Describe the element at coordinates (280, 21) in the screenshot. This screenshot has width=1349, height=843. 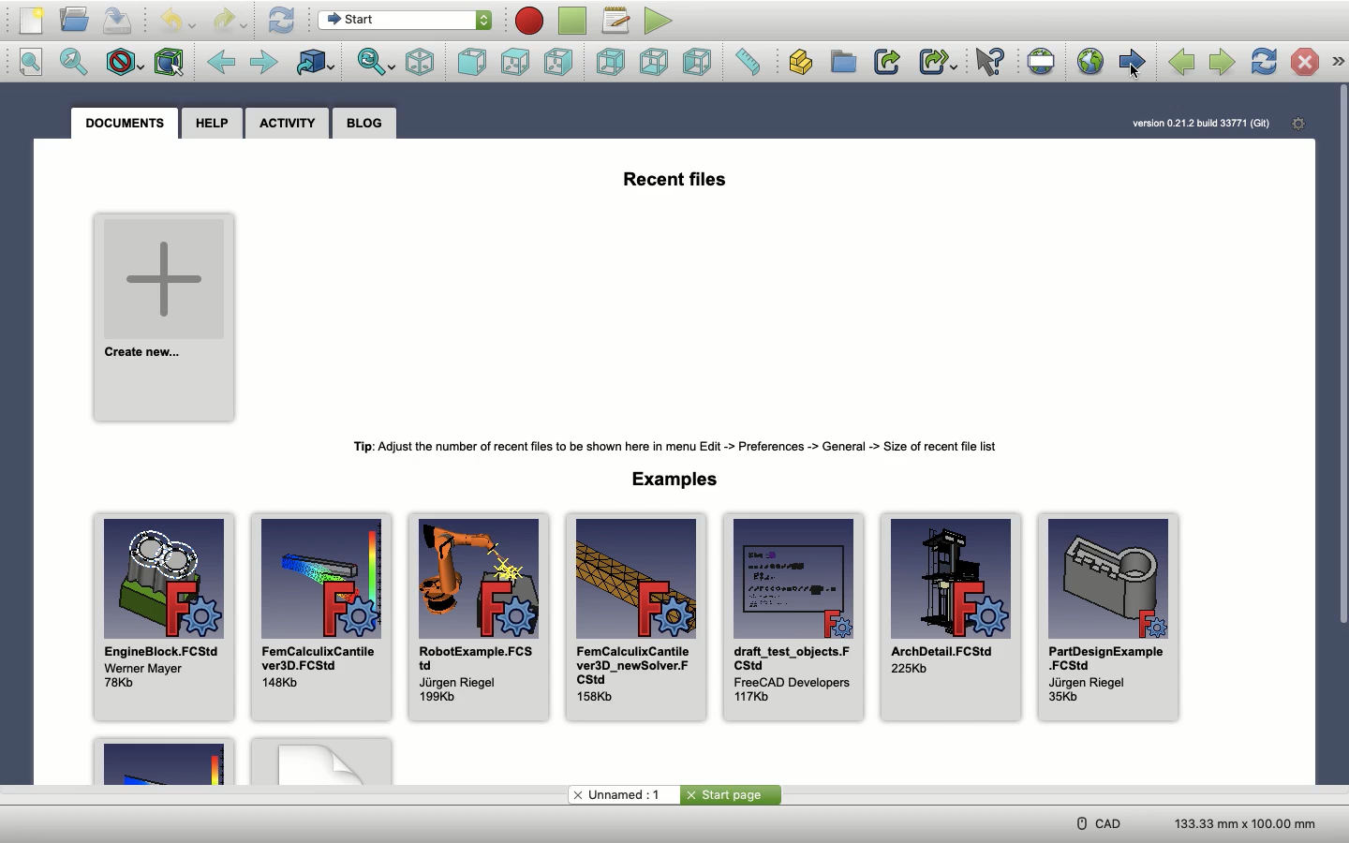
I see `Refresh` at that location.